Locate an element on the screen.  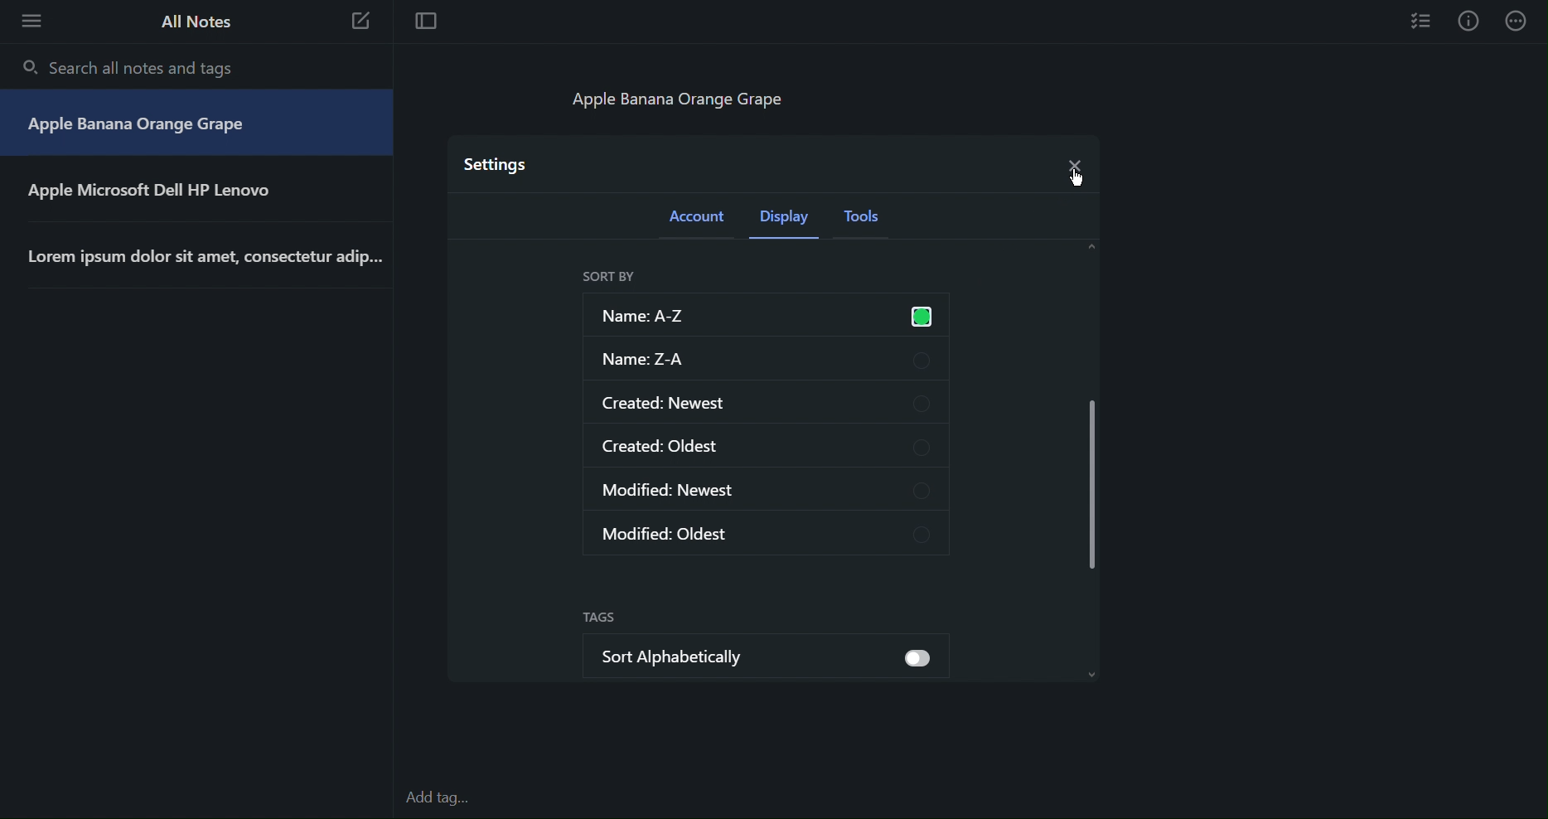
button is located at coordinates (917, 659).